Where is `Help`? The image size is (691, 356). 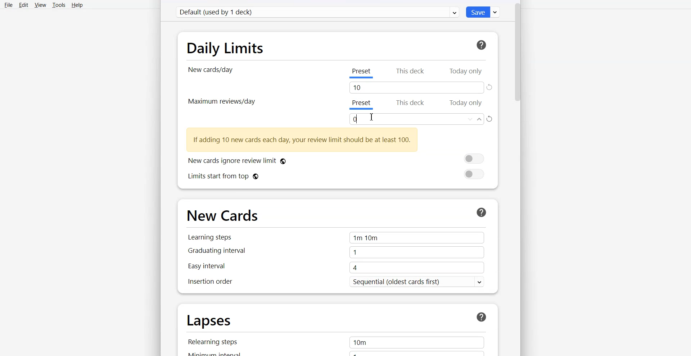
Help is located at coordinates (481, 212).